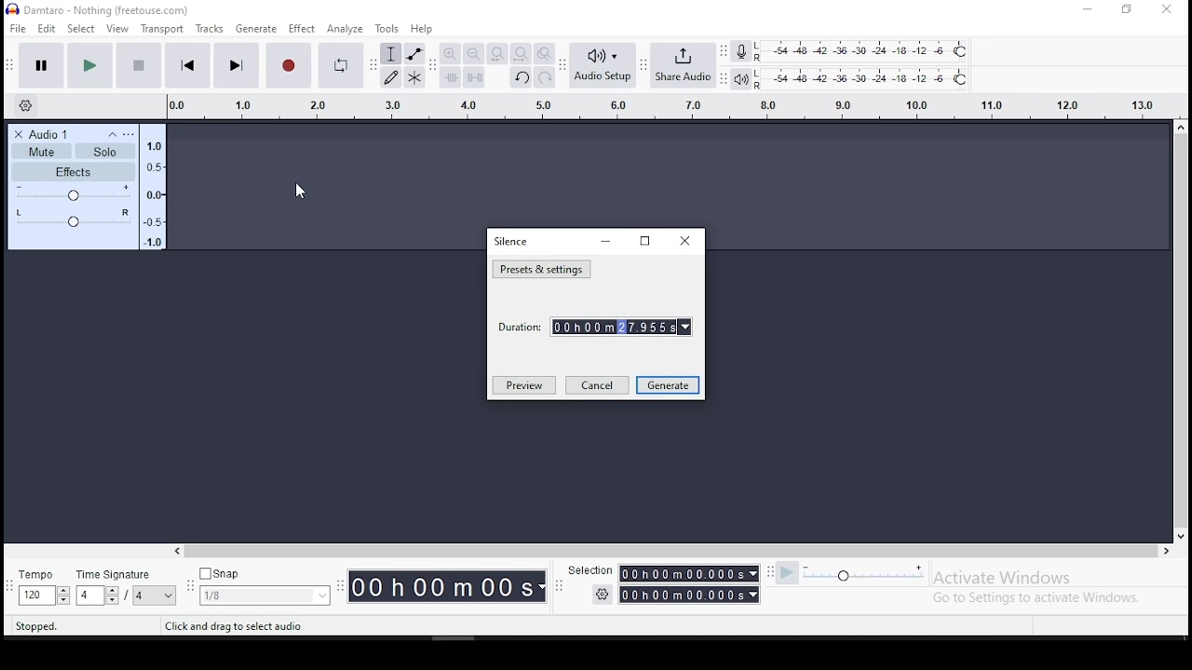 This screenshot has width=1192, height=670. Describe the element at coordinates (34, 587) in the screenshot. I see `tempo` at that location.